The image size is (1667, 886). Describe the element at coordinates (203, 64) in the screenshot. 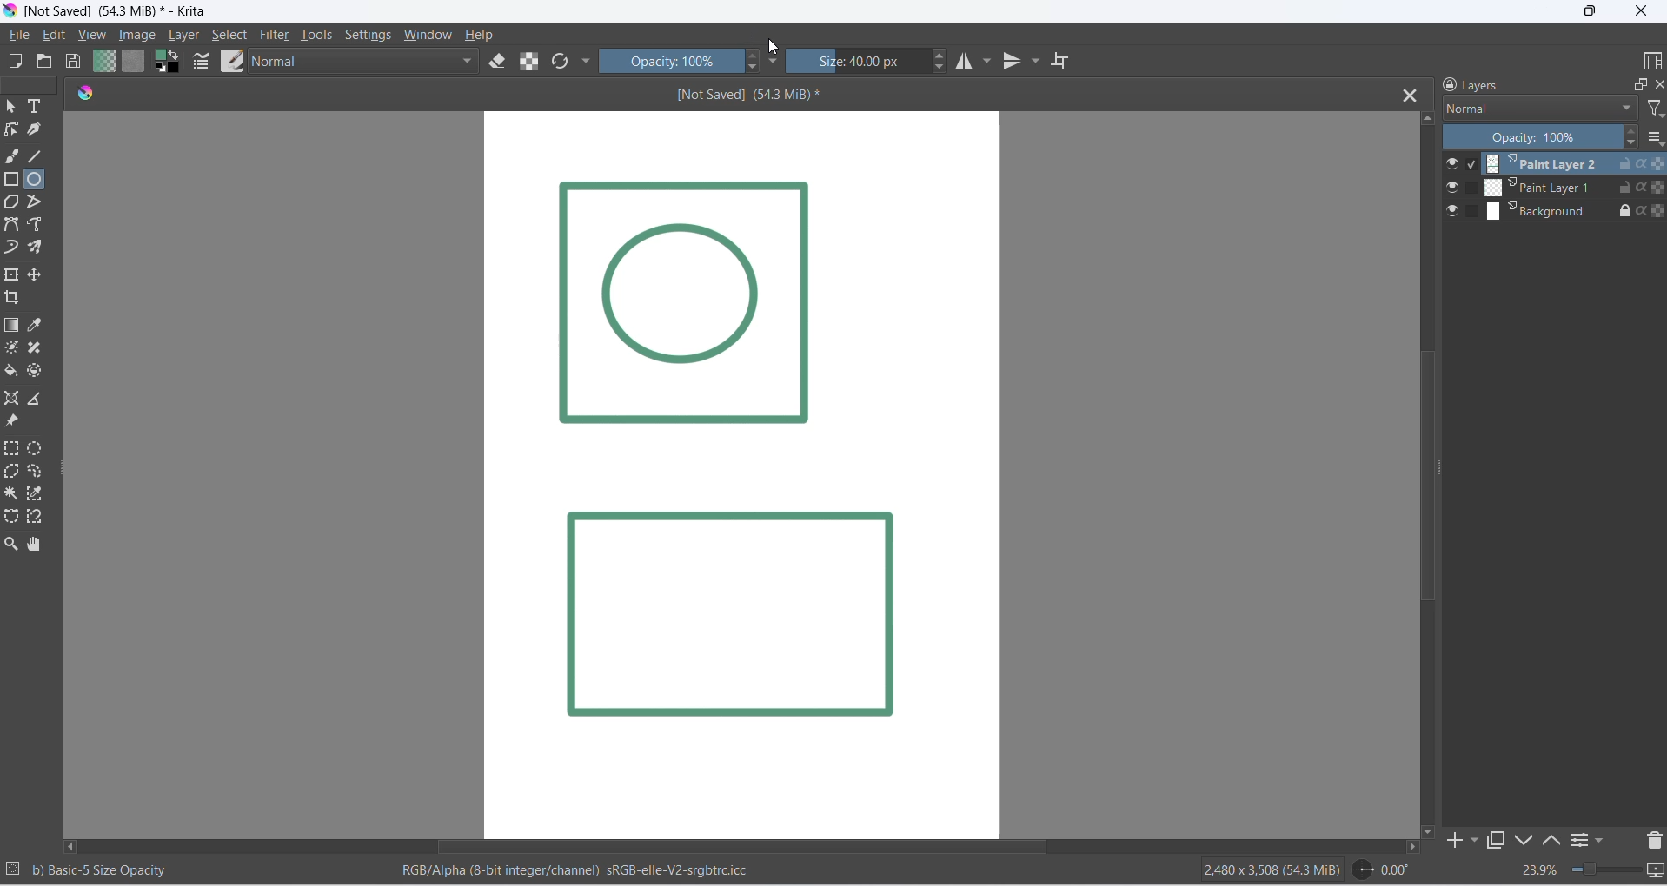

I see `edit brush settings` at that location.